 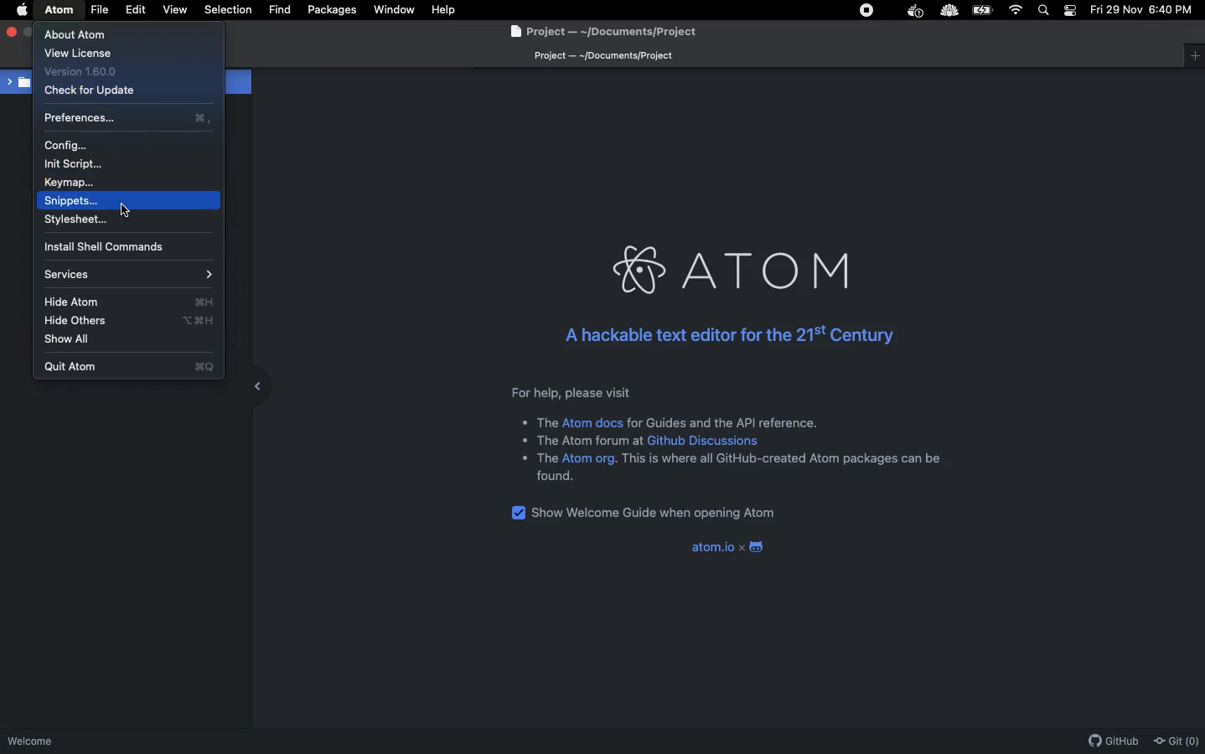 What do you see at coordinates (80, 34) in the screenshot?
I see `About Atom` at bounding box center [80, 34].